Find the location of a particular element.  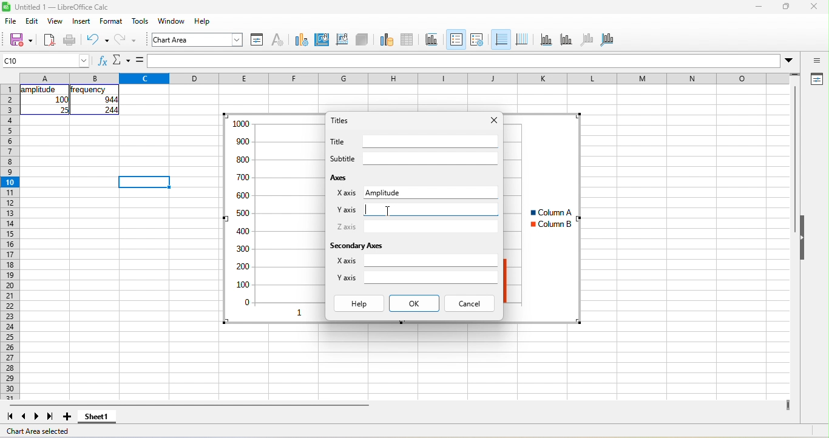

Function options is located at coordinates (121, 60).